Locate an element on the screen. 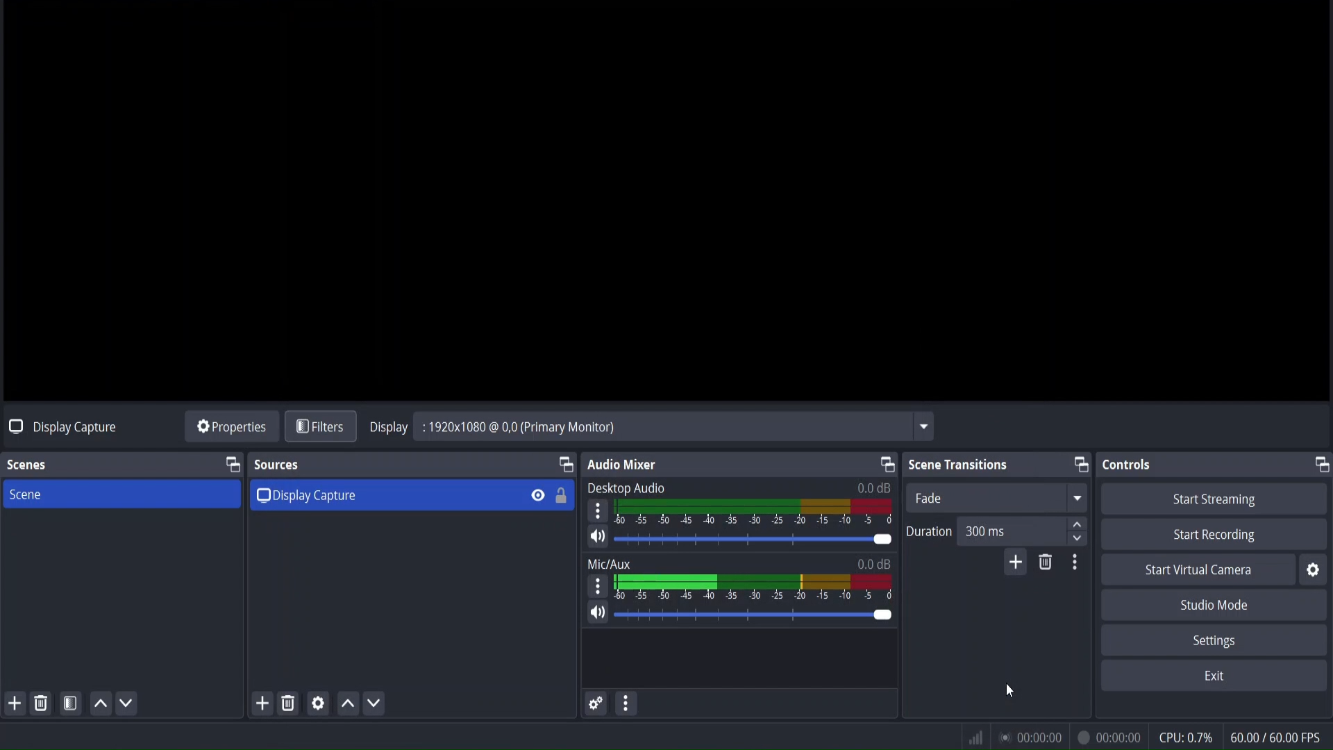 The width and height of the screenshot is (1333, 750). media source properties is located at coordinates (319, 703).